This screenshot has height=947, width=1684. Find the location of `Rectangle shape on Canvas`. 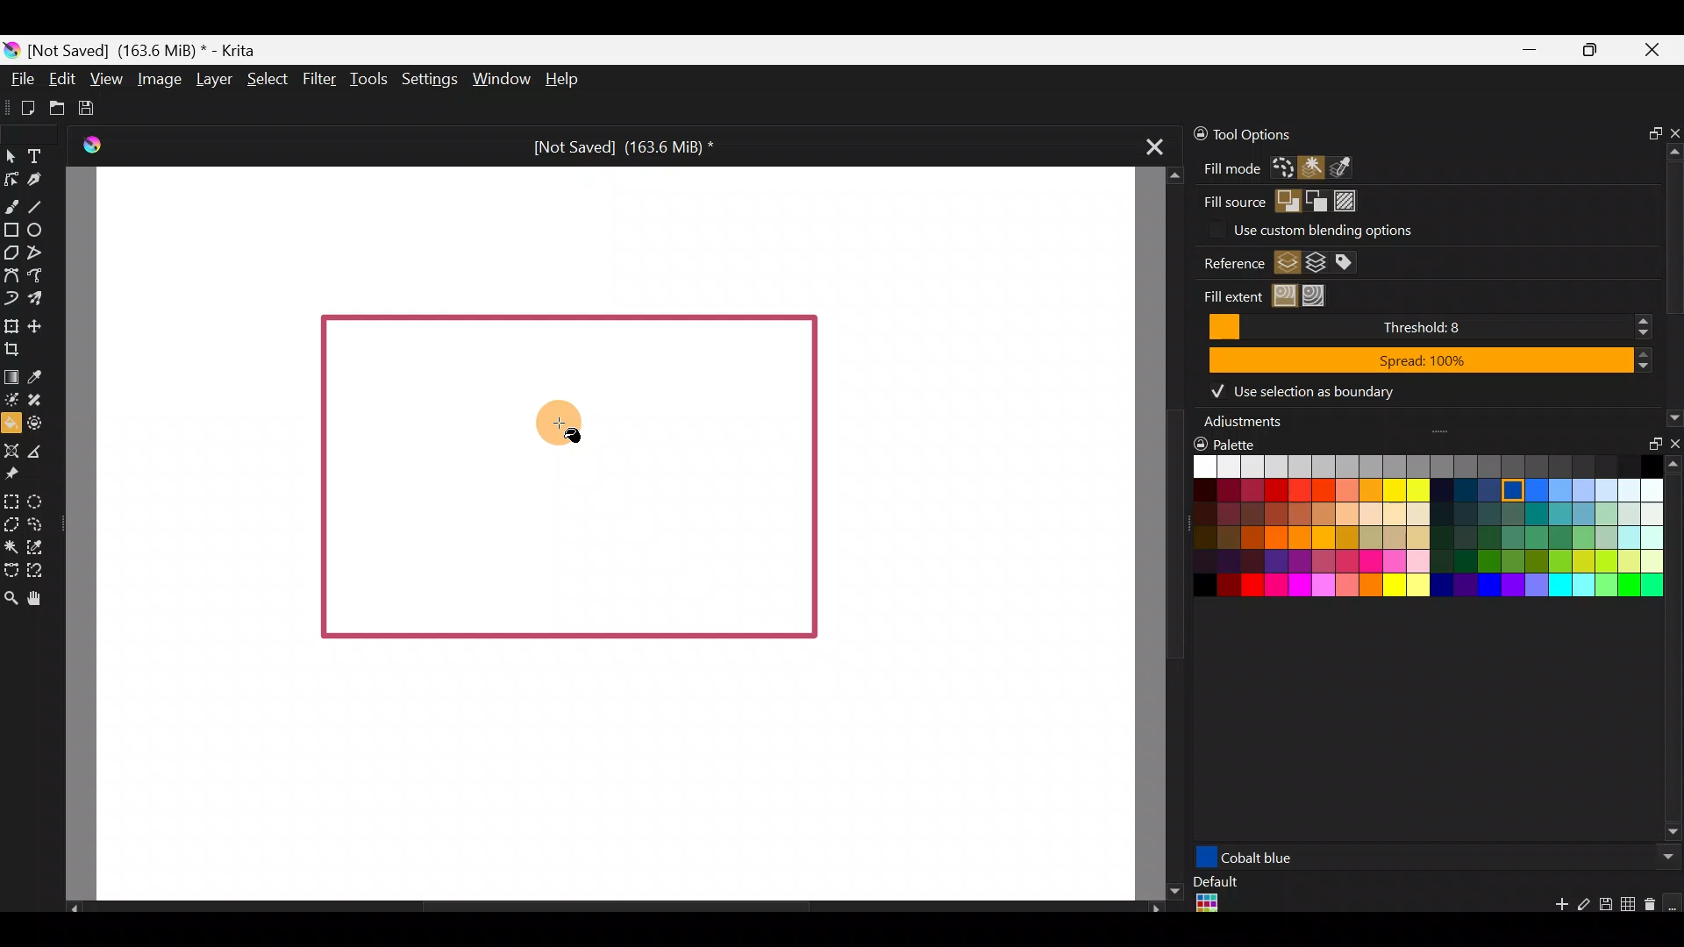

Rectangle shape on Canvas is located at coordinates (566, 473).